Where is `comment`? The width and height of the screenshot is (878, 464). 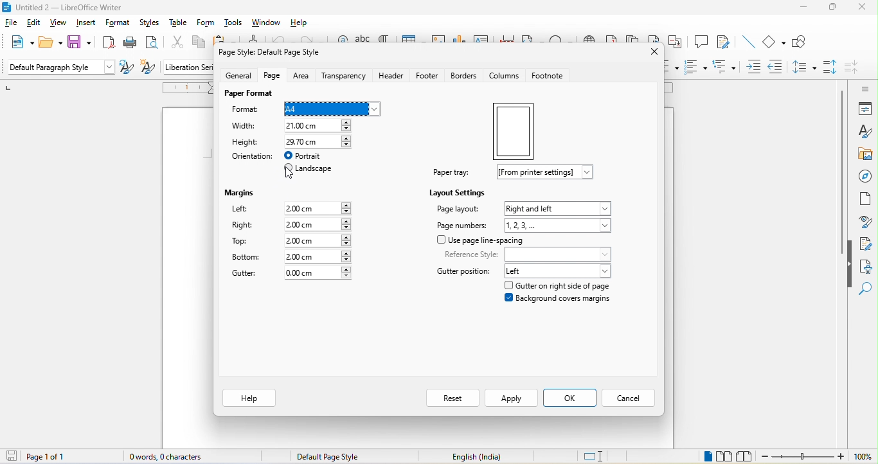
comment is located at coordinates (699, 43).